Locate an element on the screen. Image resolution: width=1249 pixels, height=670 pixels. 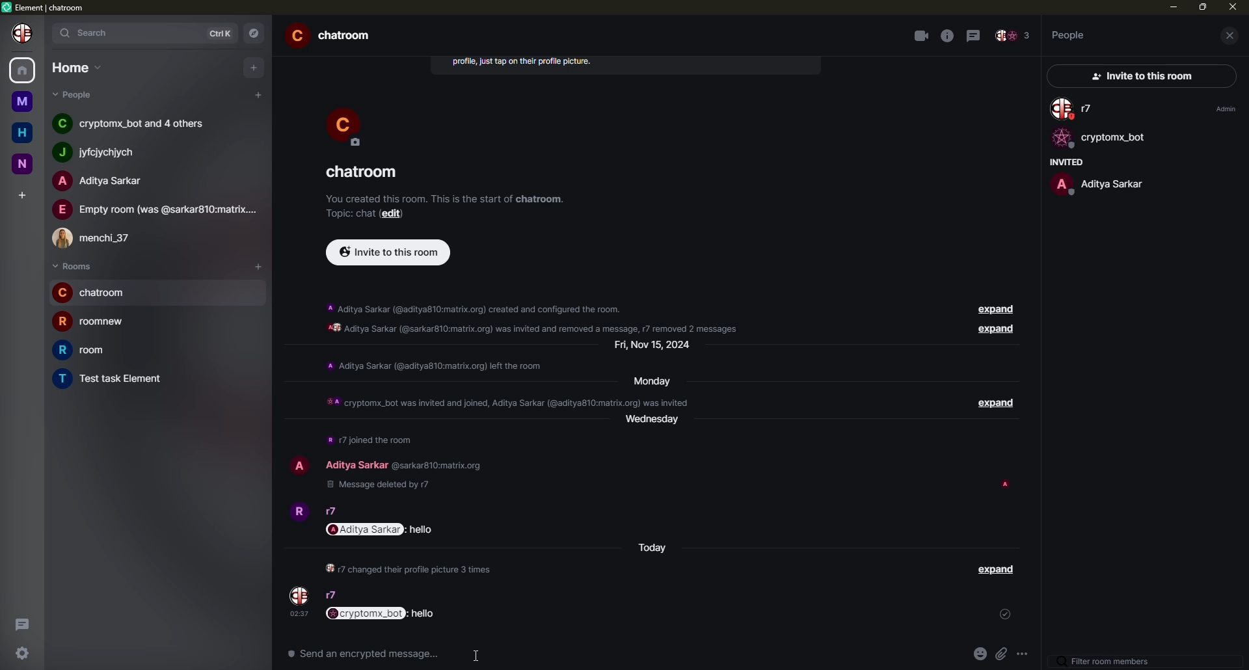
search is located at coordinates (90, 32).